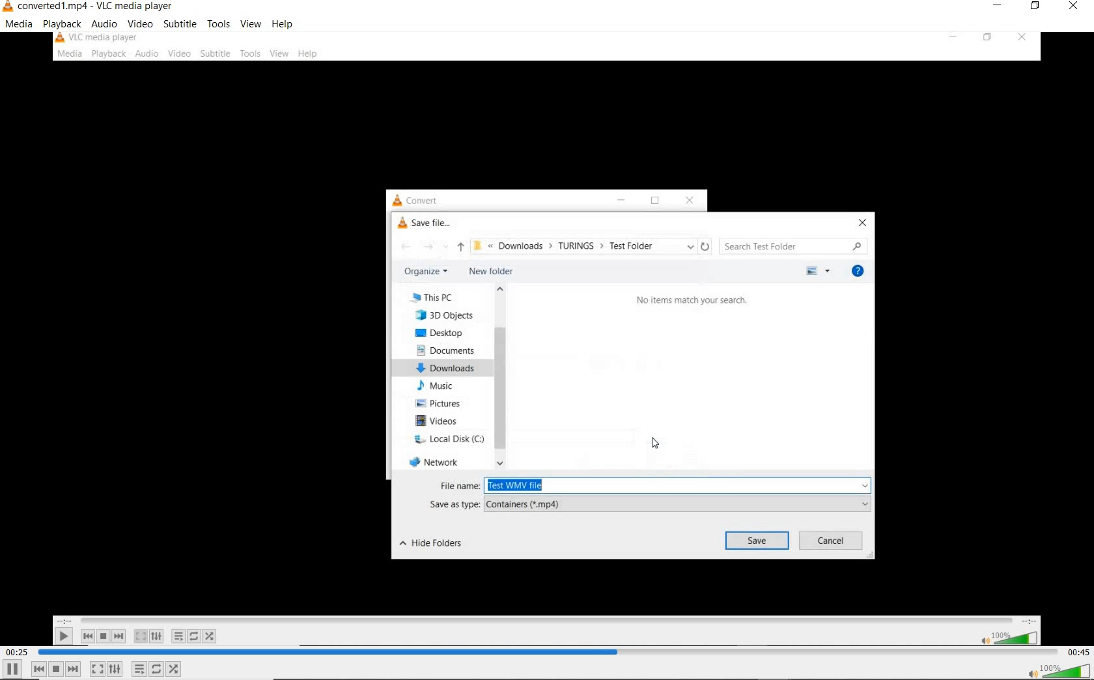  Describe the element at coordinates (62, 23) in the screenshot. I see `playback` at that location.